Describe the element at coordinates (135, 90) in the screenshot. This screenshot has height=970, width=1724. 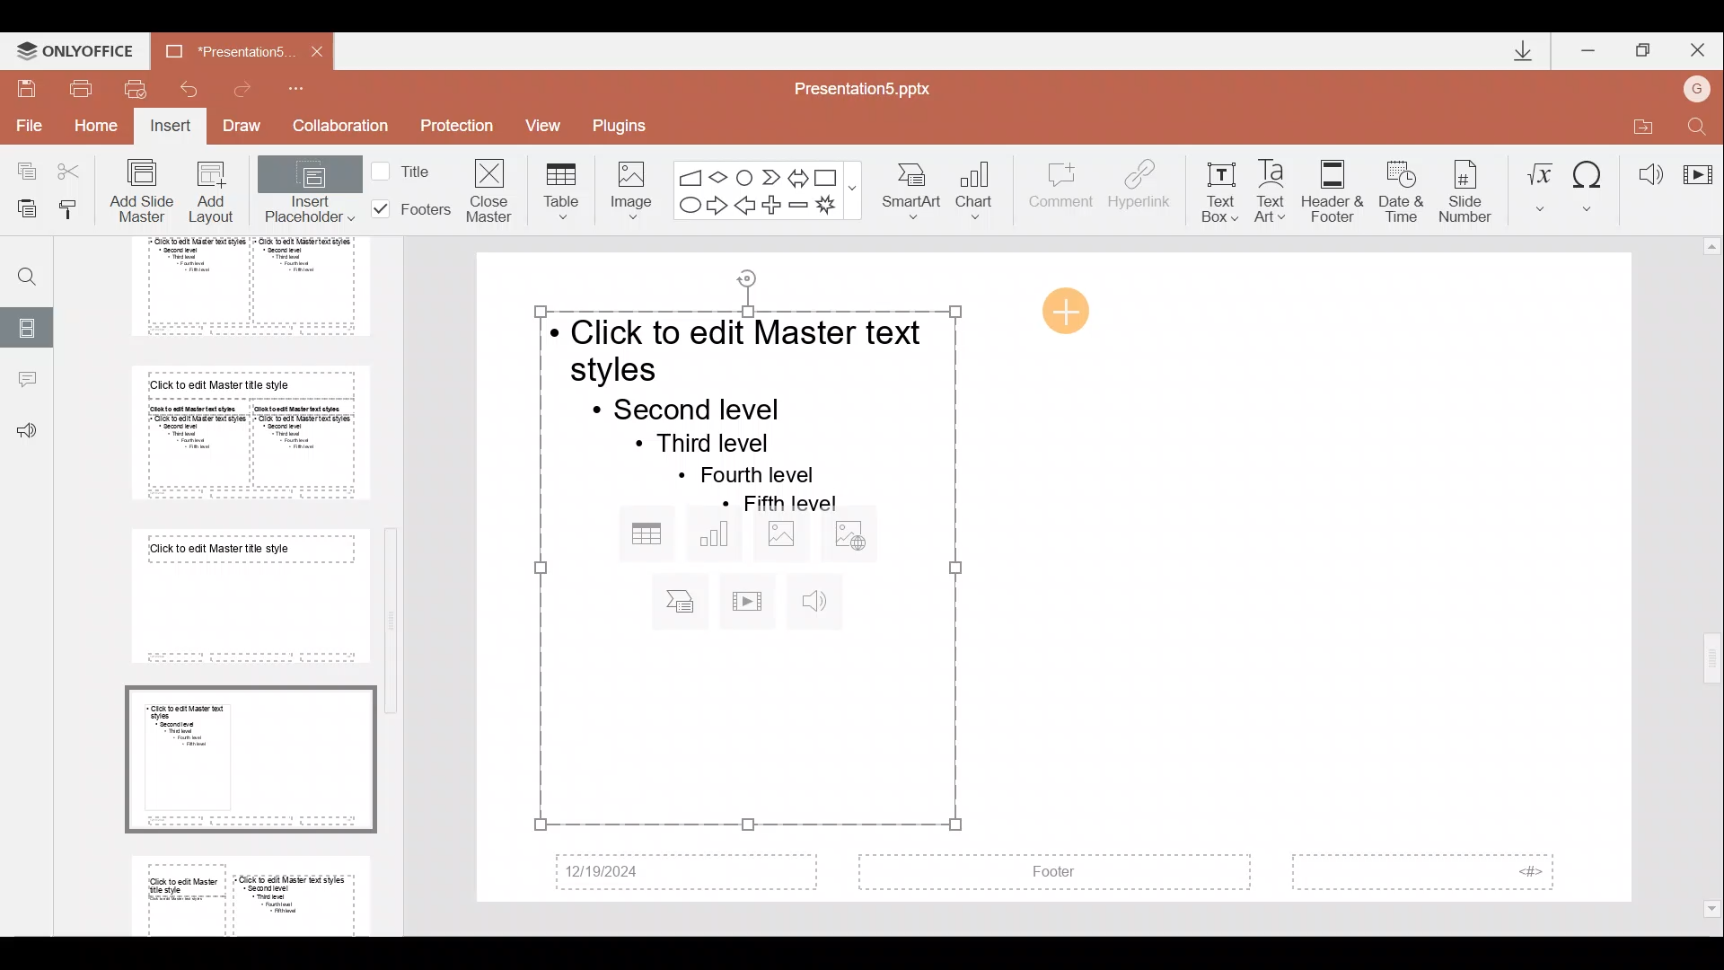
I see `Quick print` at that location.